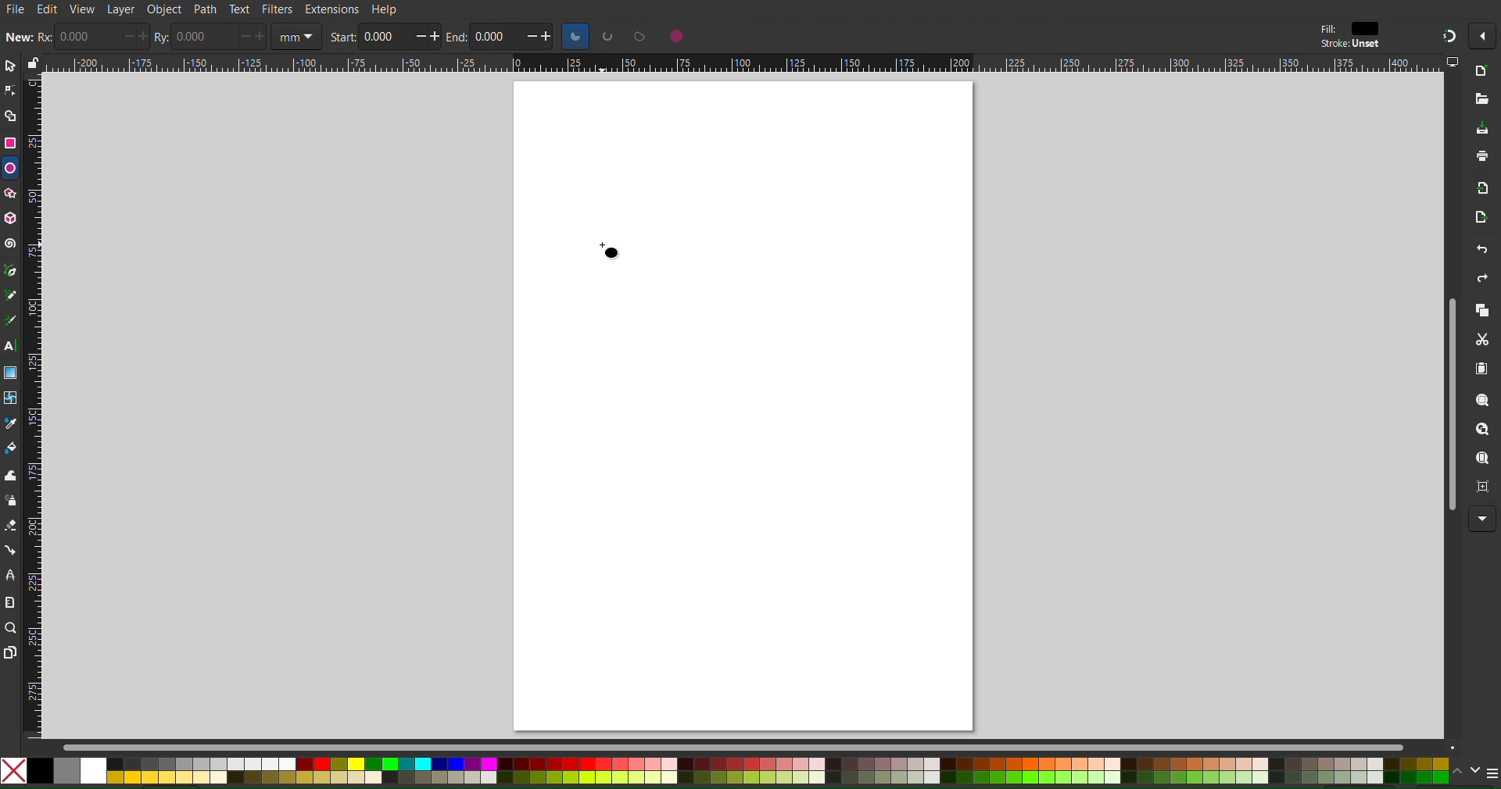 The image size is (1501, 789). What do you see at coordinates (32, 61) in the screenshot?
I see `lock` at bounding box center [32, 61].